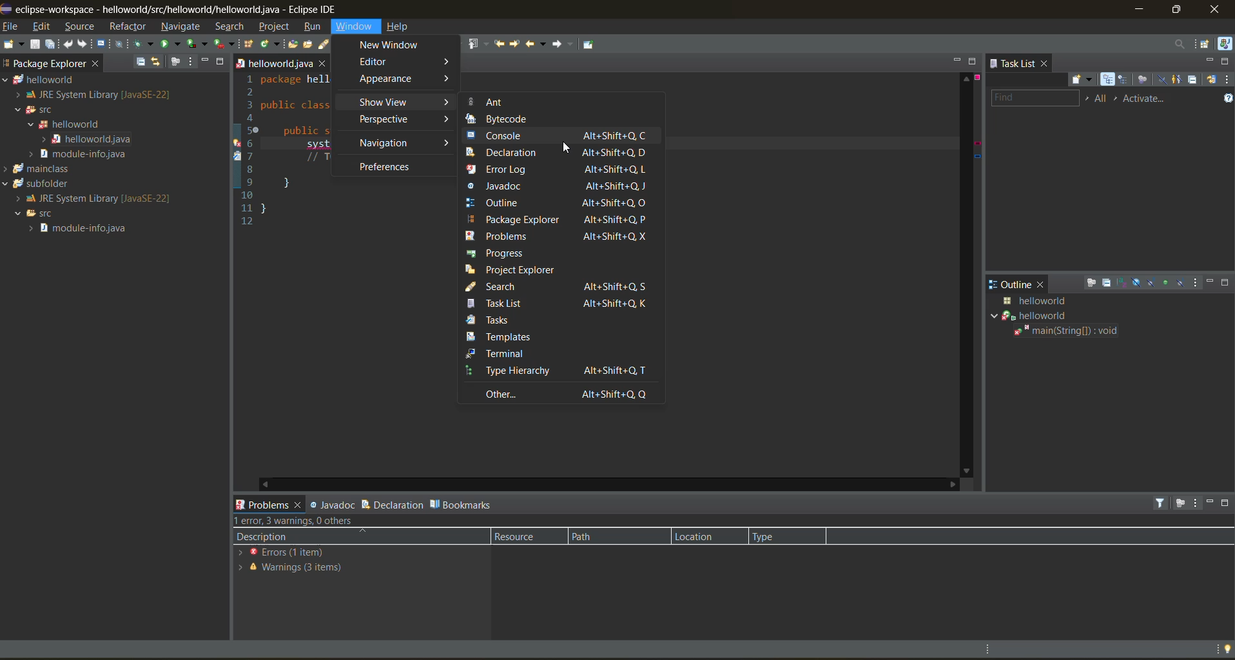 The height and width of the screenshot is (660, 1235). What do you see at coordinates (293, 149) in the screenshot?
I see `1 package hell 2 3 public class 4 5 public 6 system 7 // T 89} 10 11} 12` at bounding box center [293, 149].